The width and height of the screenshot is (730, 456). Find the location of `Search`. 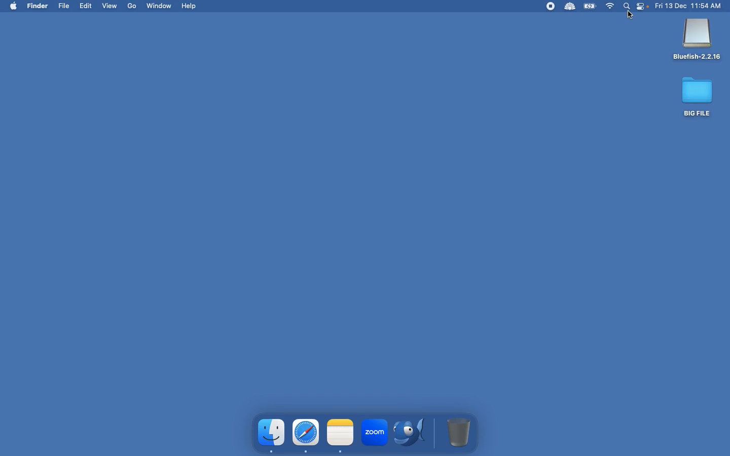

Search is located at coordinates (627, 7).